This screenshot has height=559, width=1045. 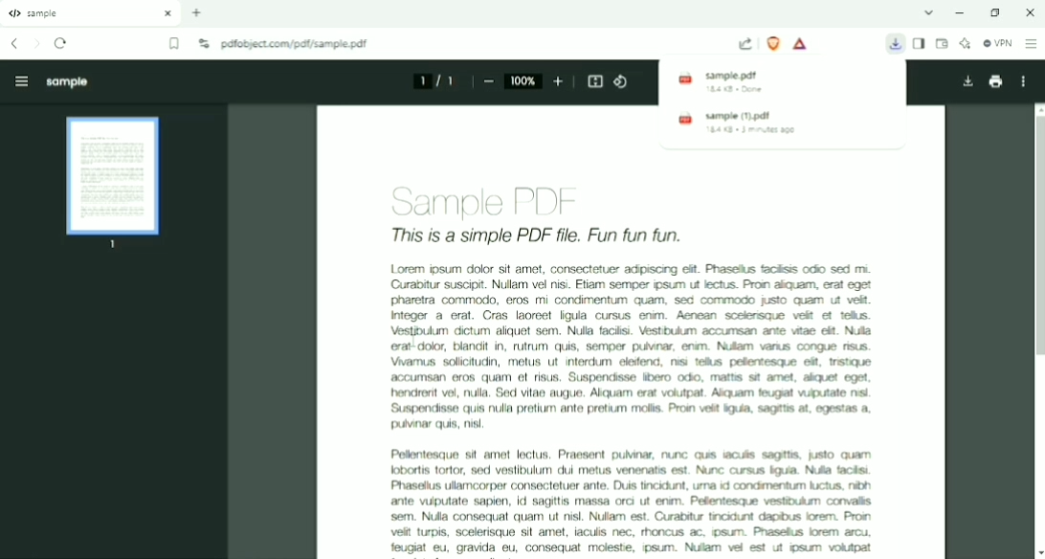 I want to click on Vertical scrollbar, so click(x=1034, y=236).